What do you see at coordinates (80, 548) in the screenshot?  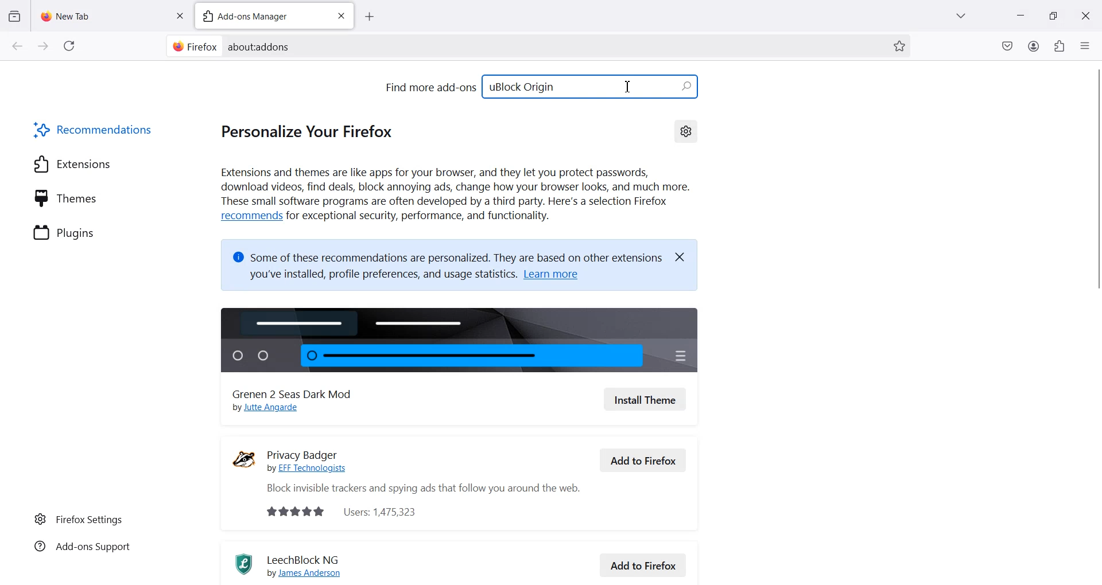 I see `Add-ons Support` at bounding box center [80, 548].